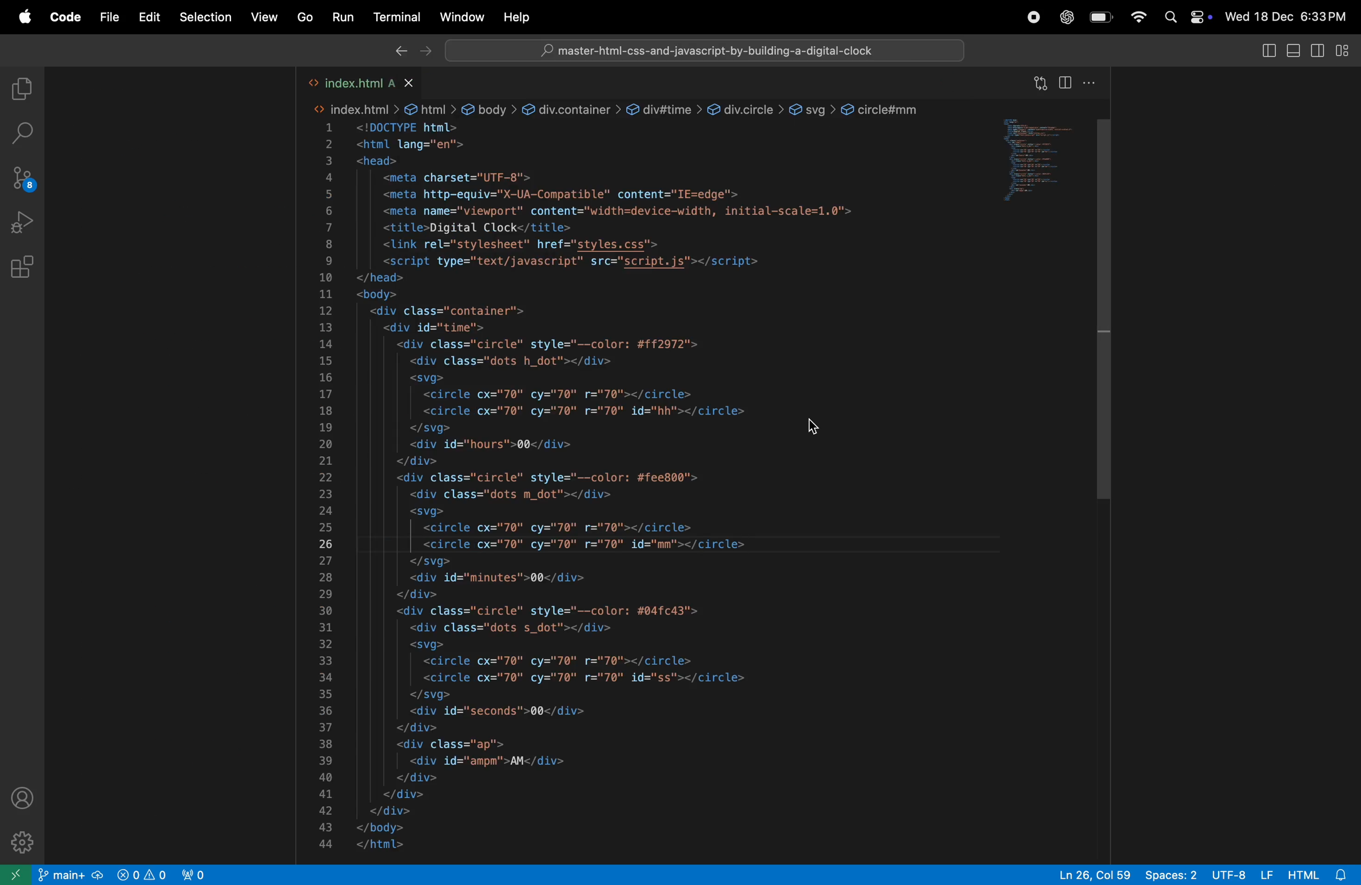 The width and height of the screenshot is (1361, 885). Describe the element at coordinates (1064, 83) in the screenshot. I see `split editor` at that location.